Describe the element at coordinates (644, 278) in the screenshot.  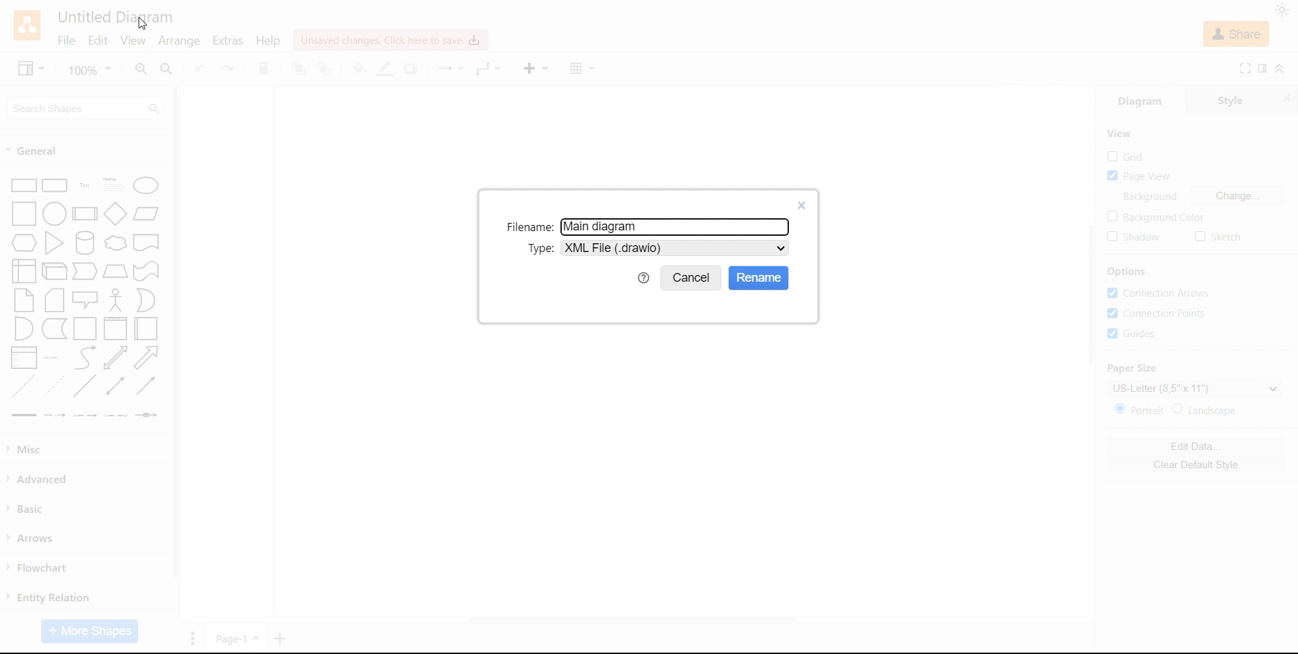
I see `help ` at that location.